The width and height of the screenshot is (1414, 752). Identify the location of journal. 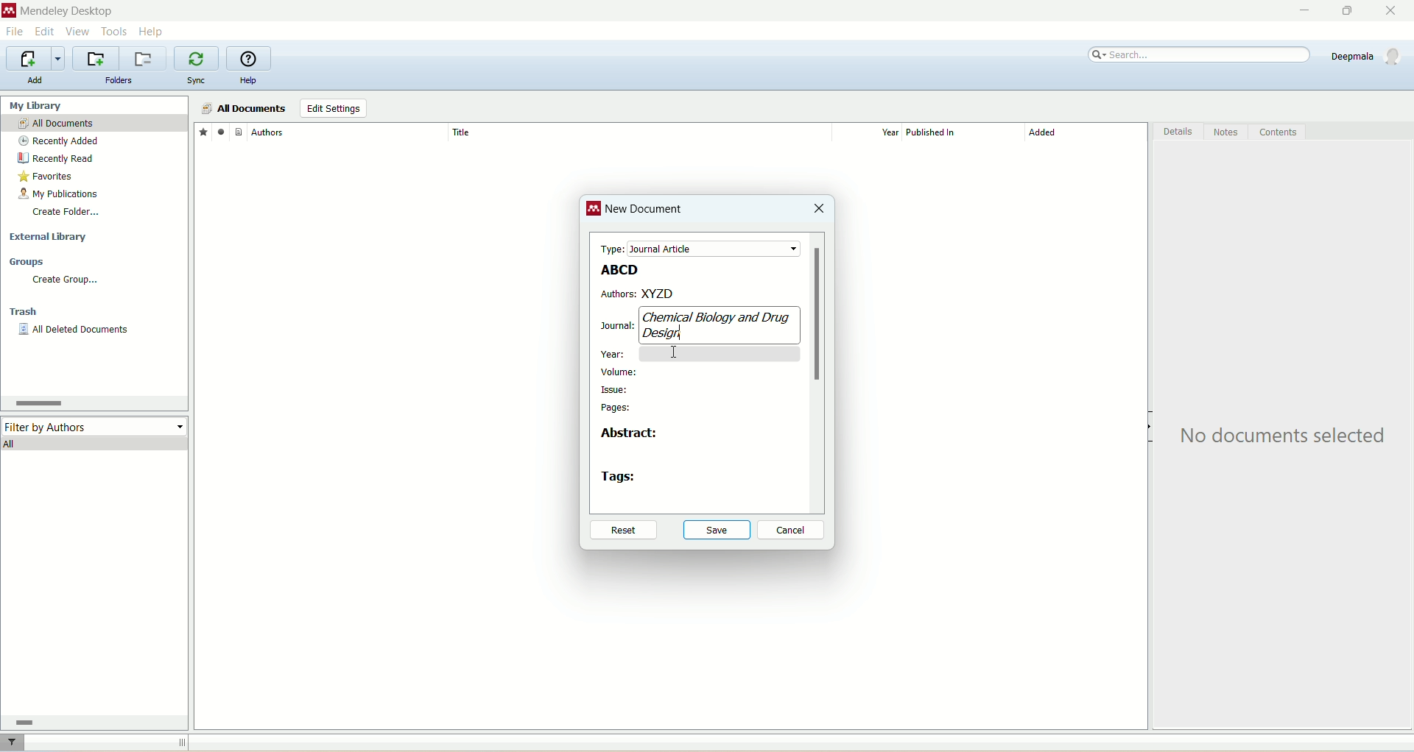
(613, 325).